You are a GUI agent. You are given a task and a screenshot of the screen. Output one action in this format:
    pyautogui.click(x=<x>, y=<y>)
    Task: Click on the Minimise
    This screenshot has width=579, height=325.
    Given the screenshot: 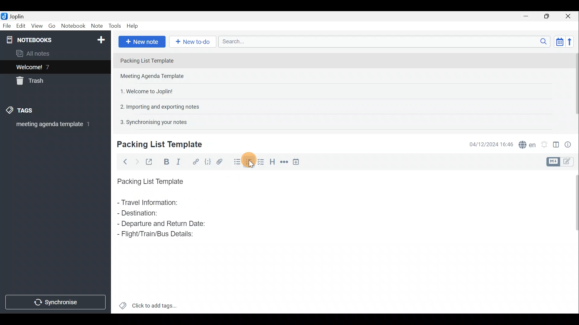 What is the action you would take?
    pyautogui.click(x=529, y=17)
    